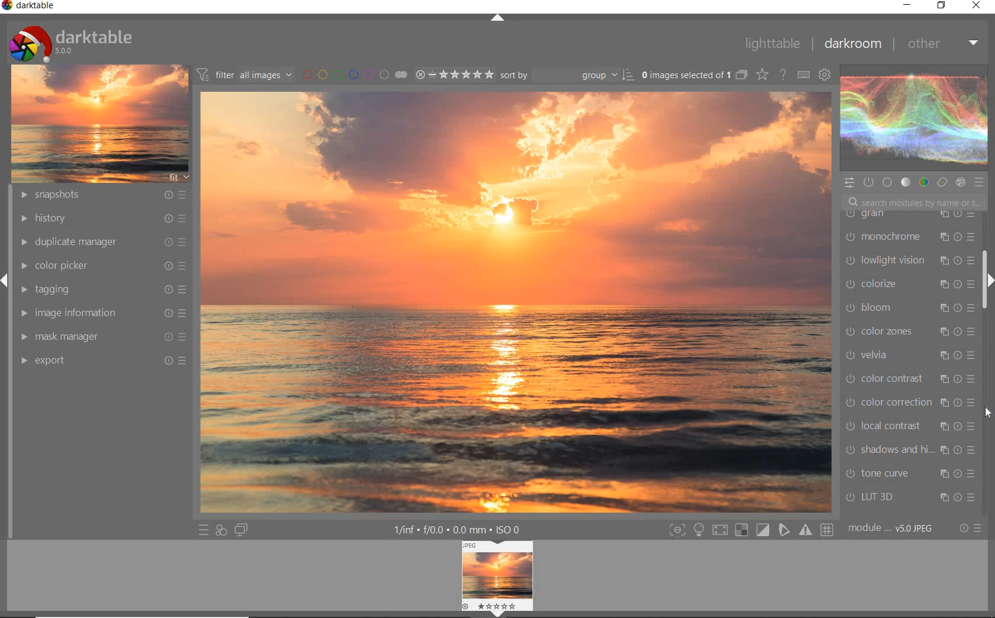 Image resolution: width=995 pixels, height=618 pixels. Describe the element at coordinates (945, 46) in the screenshot. I see `other` at that location.